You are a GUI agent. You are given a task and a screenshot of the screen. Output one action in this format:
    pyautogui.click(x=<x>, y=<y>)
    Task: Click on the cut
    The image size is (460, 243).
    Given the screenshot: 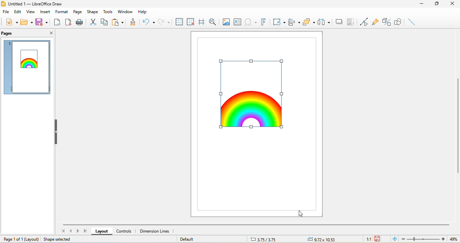 What is the action you would take?
    pyautogui.click(x=93, y=21)
    